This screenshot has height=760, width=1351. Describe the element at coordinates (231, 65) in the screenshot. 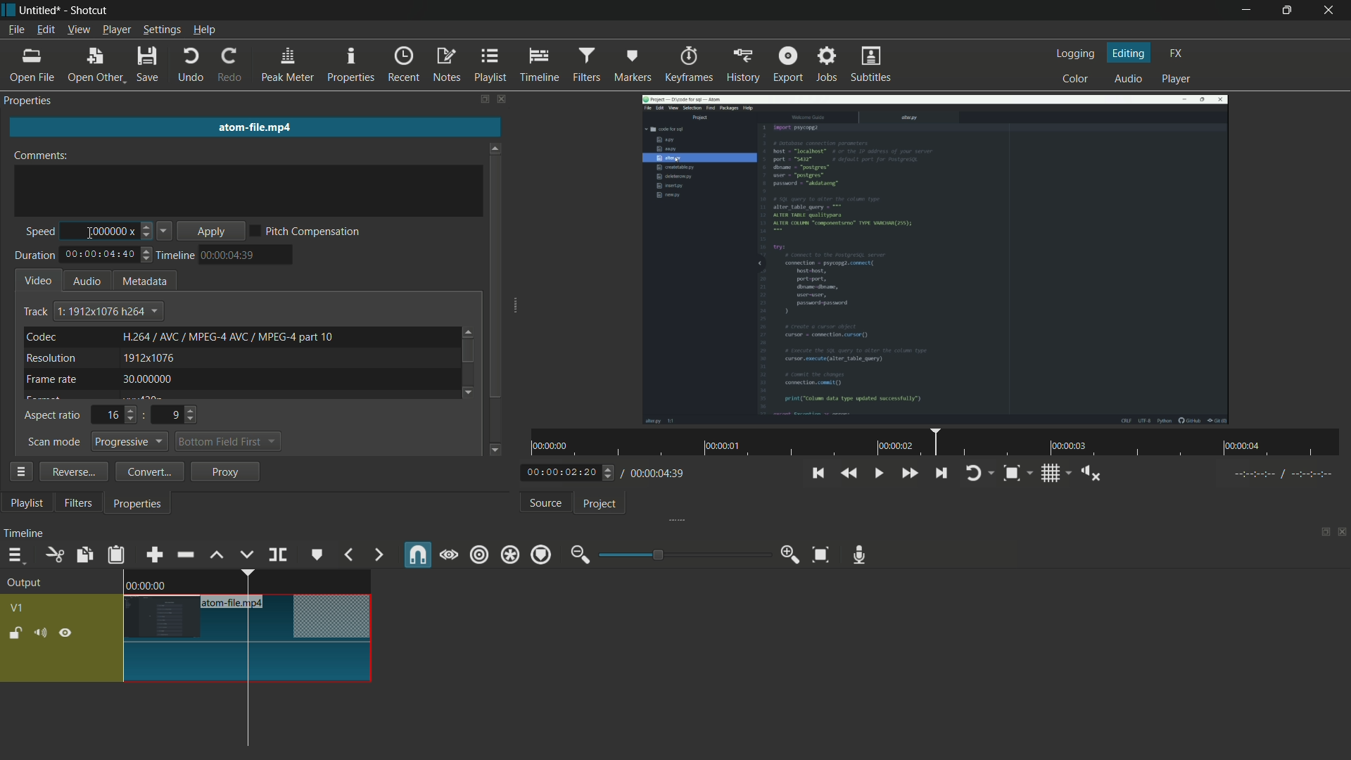

I see `redo` at that location.